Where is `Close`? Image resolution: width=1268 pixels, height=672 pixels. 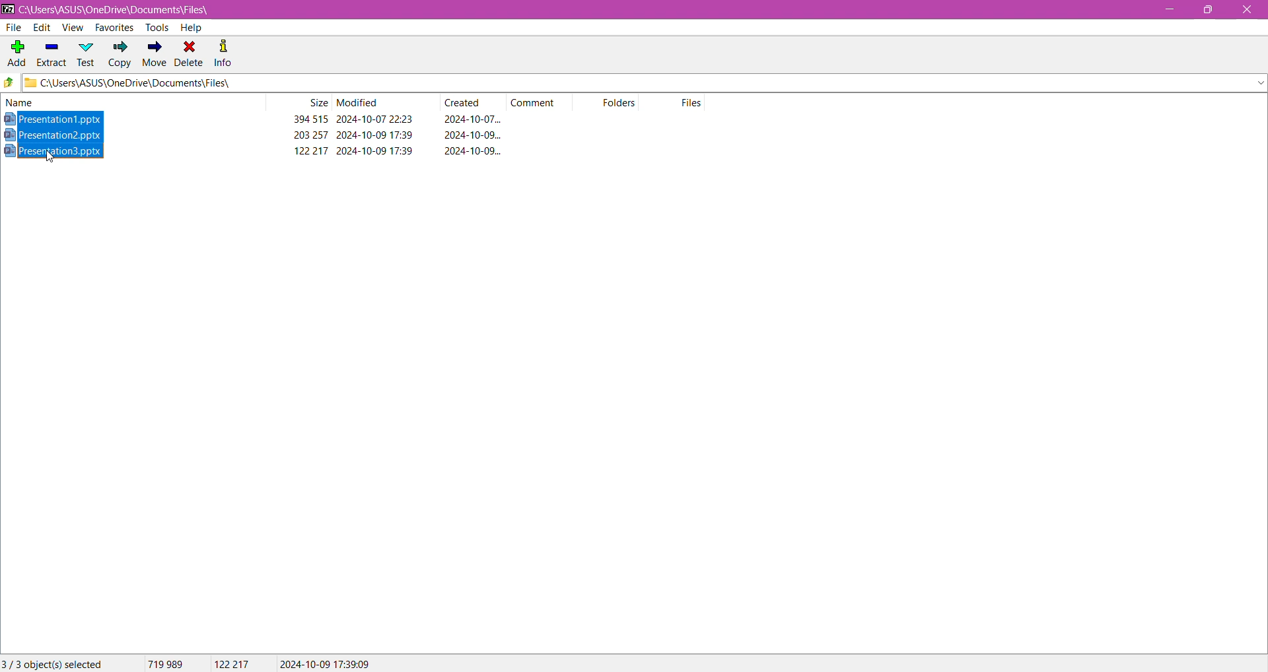
Close is located at coordinates (1247, 11).